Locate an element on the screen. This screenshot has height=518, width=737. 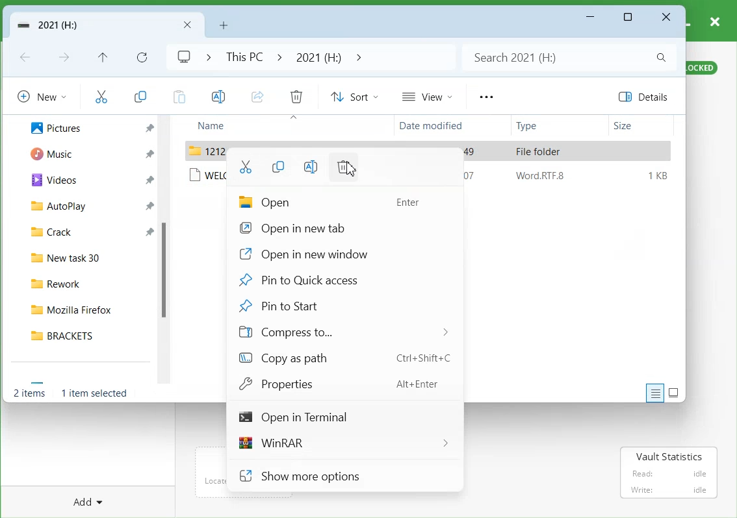
BRACKETS is located at coordinates (88, 335).